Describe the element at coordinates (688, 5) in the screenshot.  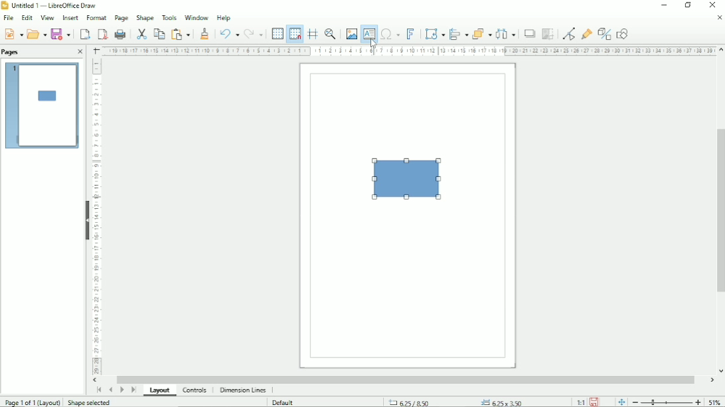
I see `Restore down` at that location.